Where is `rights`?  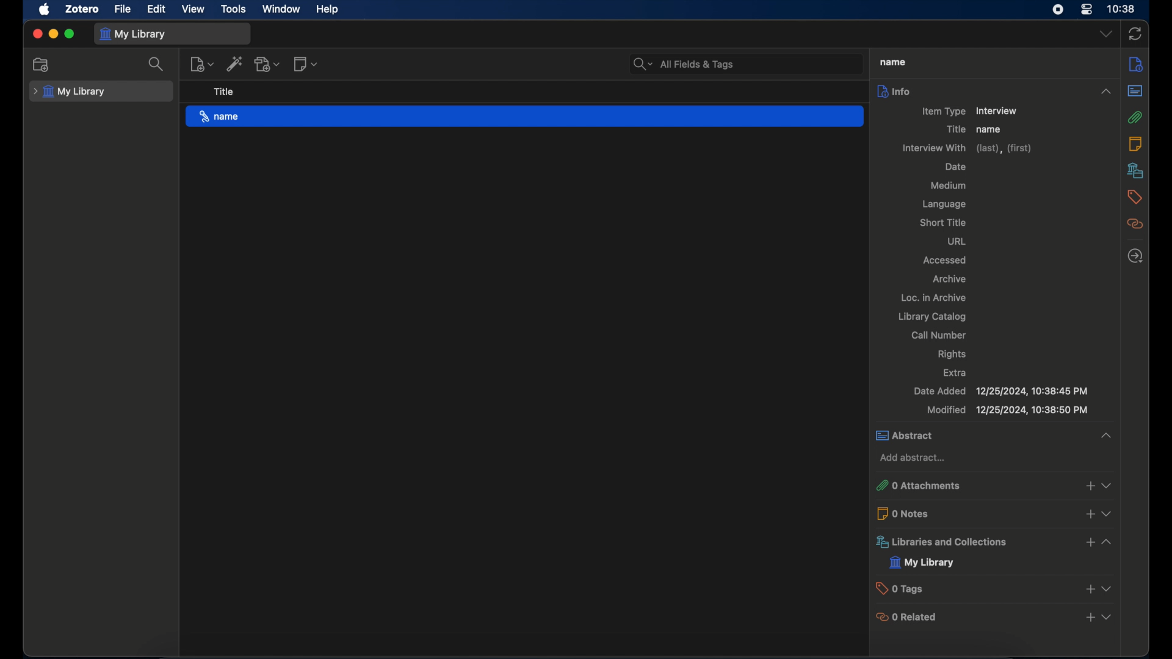
rights is located at coordinates (953, 355).